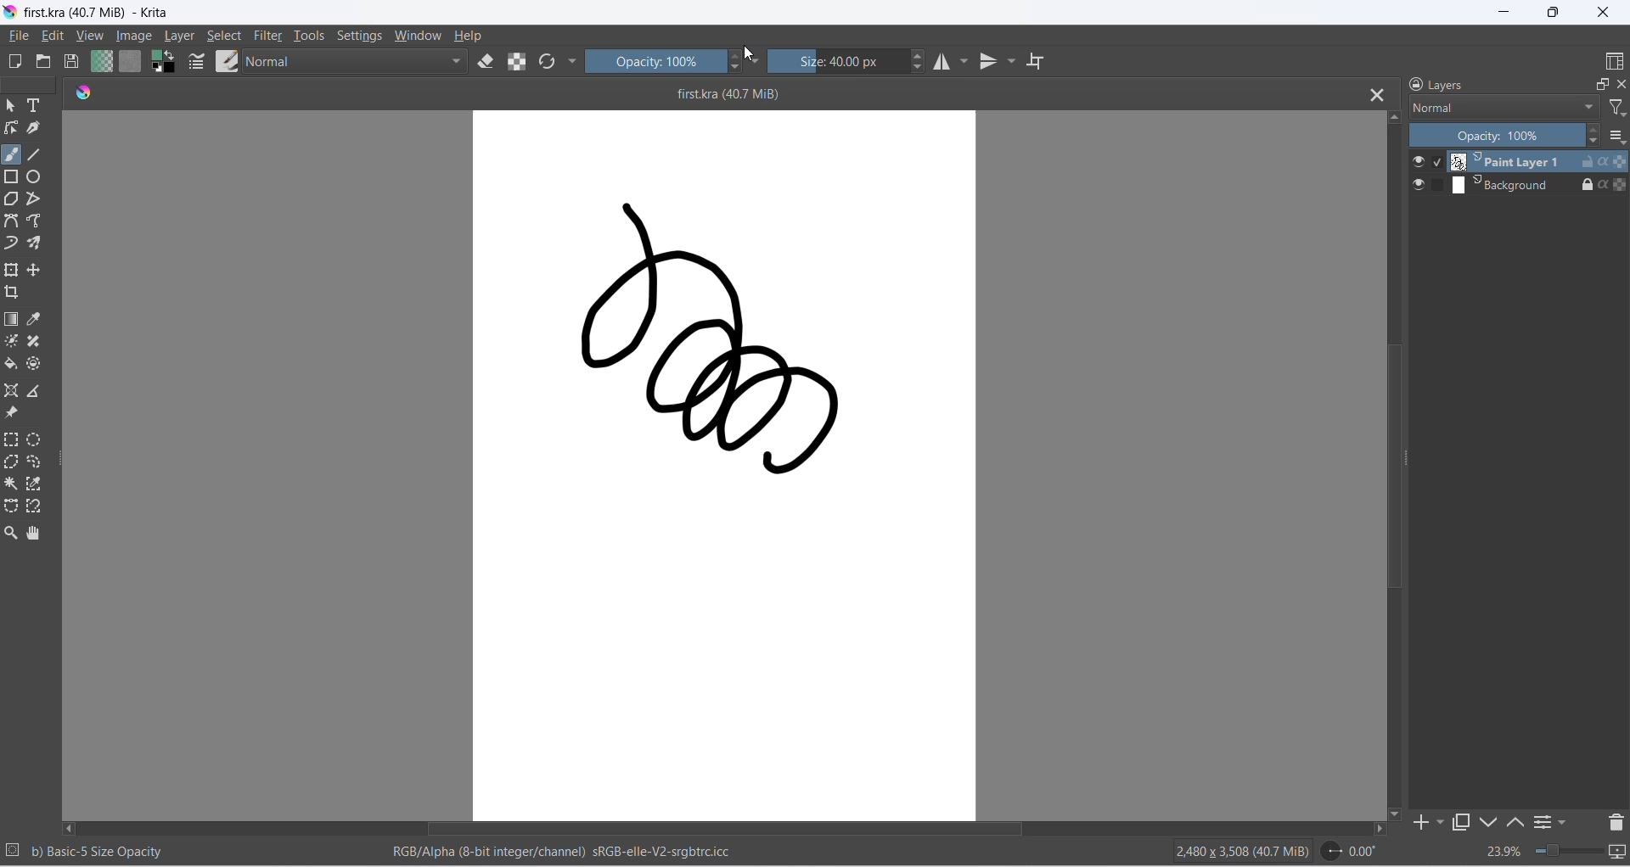 The height and width of the screenshot is (867, 1630). What do you see at coordinates (11, 199) in the screenshot?
I see `polygon` at bounding box center [11, 199].